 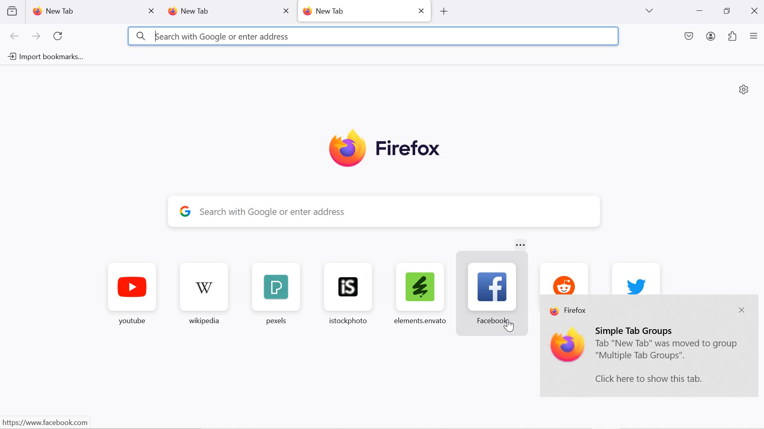 I want to click on close, so click(x=286, y=10).